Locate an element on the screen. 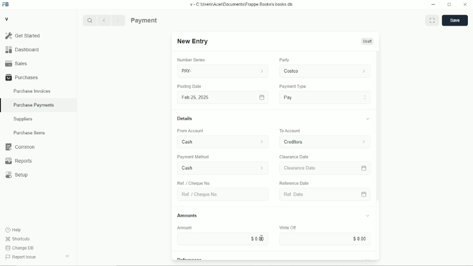 The image size is (473, 266). Help is located at coordinates (13, 230).